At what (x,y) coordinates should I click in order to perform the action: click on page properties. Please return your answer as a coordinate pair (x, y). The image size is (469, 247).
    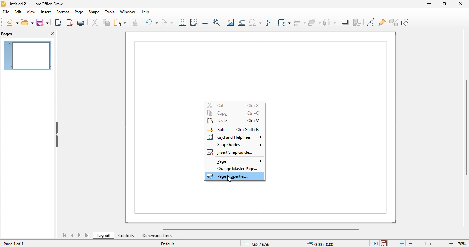
    Looking at the image, I should click on (233, 176).